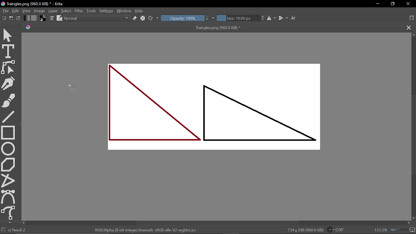  Describe the element at coordinates (19, 230) in the screenshot. I see `Pencil-2` at that location.